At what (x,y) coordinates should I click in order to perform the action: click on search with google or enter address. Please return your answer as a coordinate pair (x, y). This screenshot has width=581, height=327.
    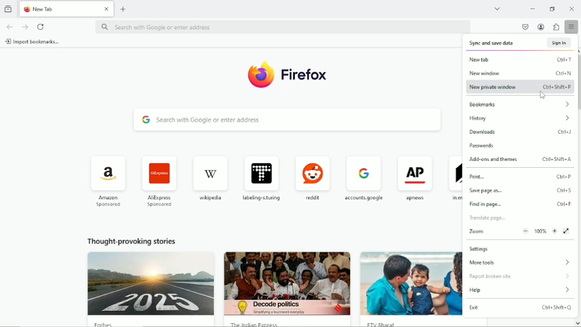
    Looking at the image, I should click on (288, 119).